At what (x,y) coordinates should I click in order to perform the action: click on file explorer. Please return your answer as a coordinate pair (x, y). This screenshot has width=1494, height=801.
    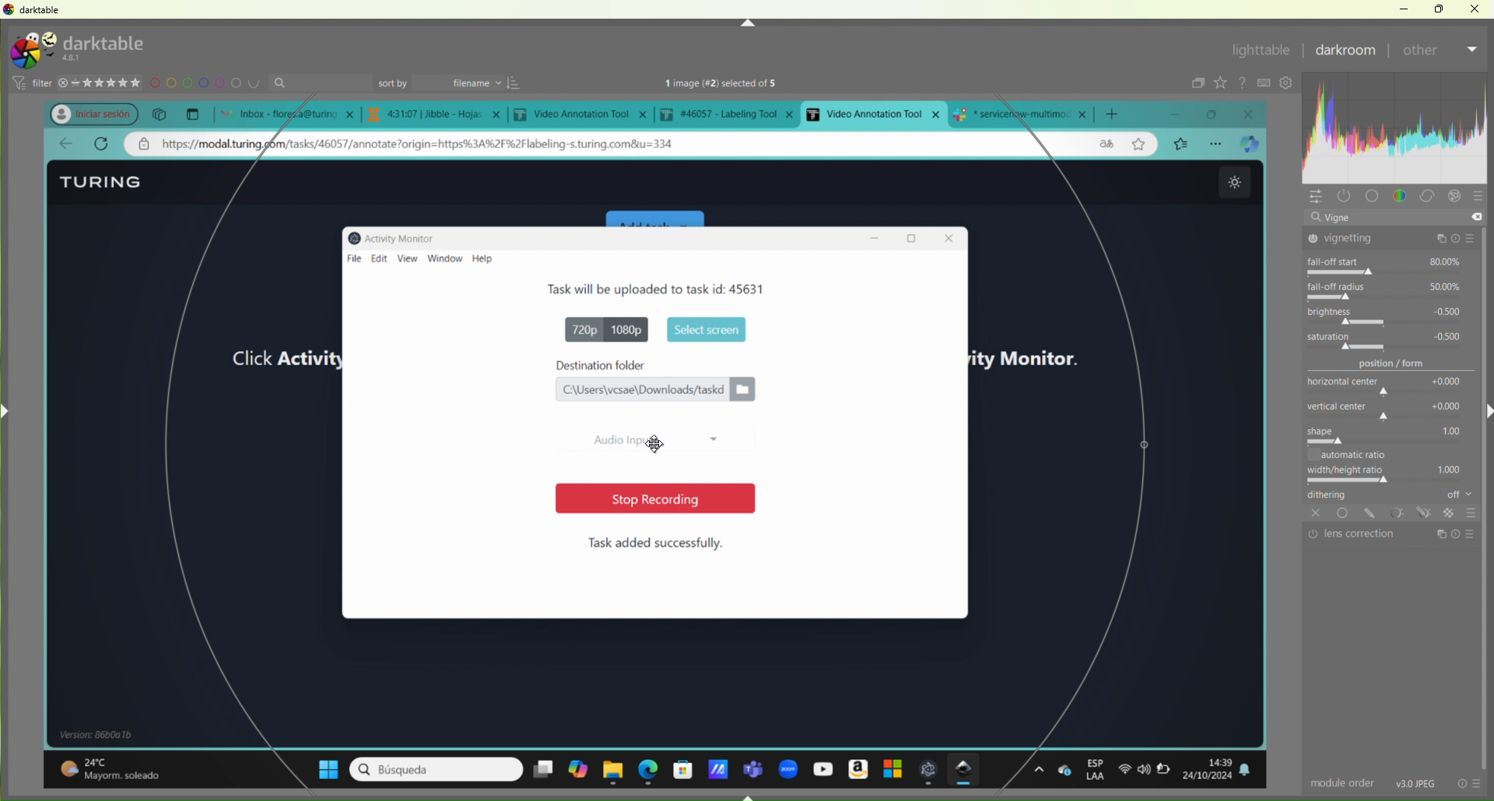
    Looking at the image, I should click on (615, 769).